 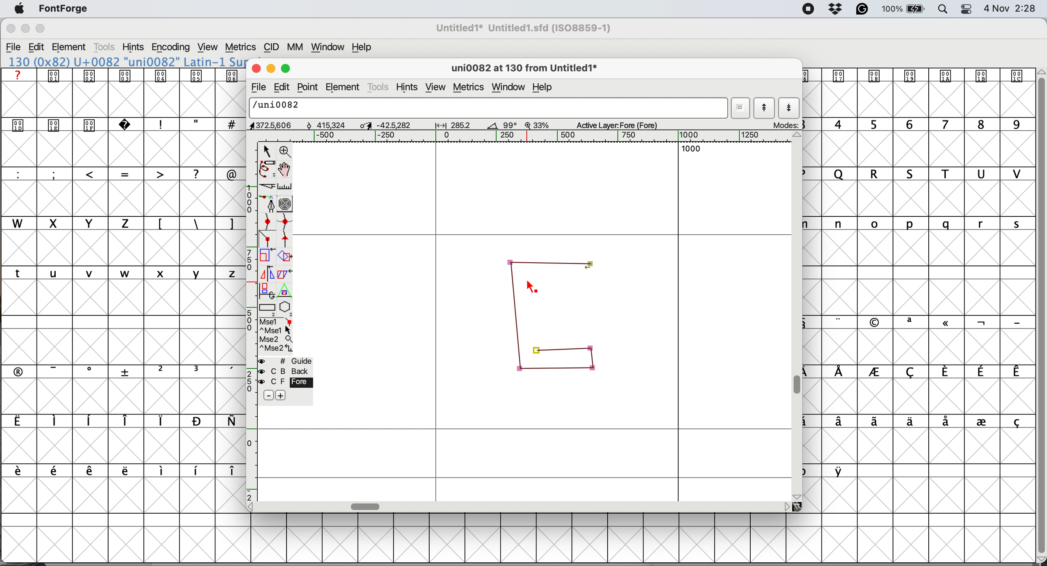 What do you see at coordinates (37, 47) in the screenshot?
I see `edit` at bounding box center [37, 47].